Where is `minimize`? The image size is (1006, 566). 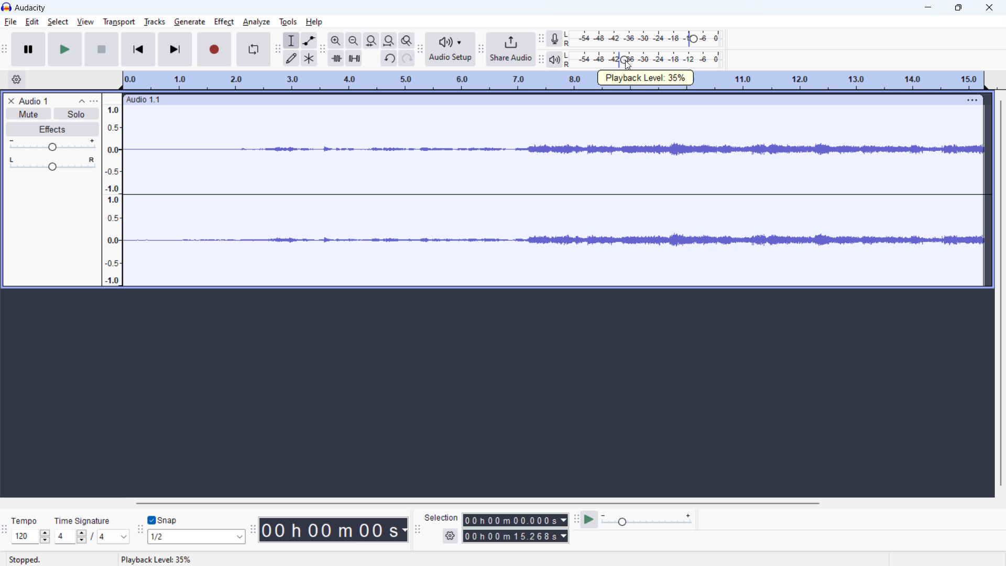 minimize is located at coordinates (929, 7).